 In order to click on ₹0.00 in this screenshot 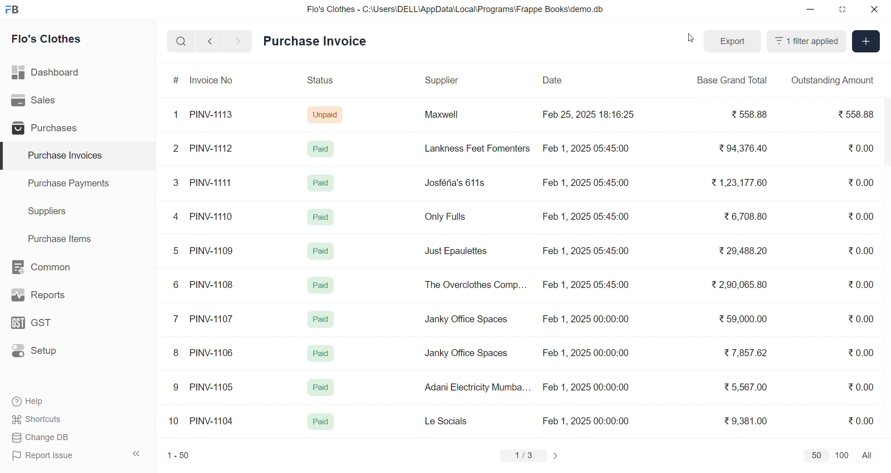, I will do `click(861, 352)`.